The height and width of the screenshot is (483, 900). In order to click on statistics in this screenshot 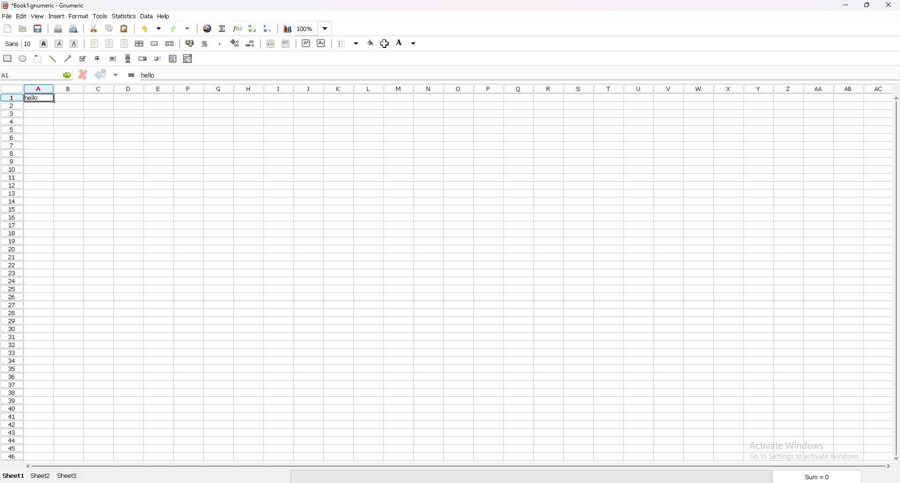, I will do `click(124, 16)`.